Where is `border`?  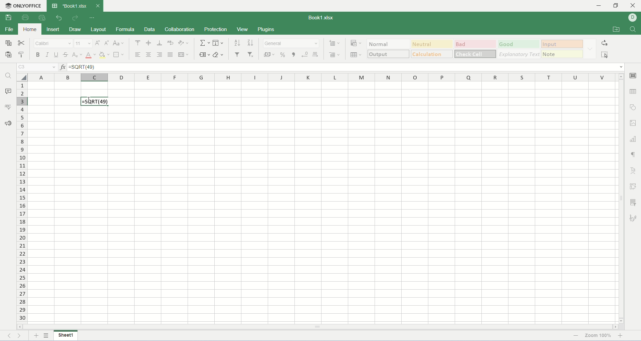 border is located at coordinates (119, 55).